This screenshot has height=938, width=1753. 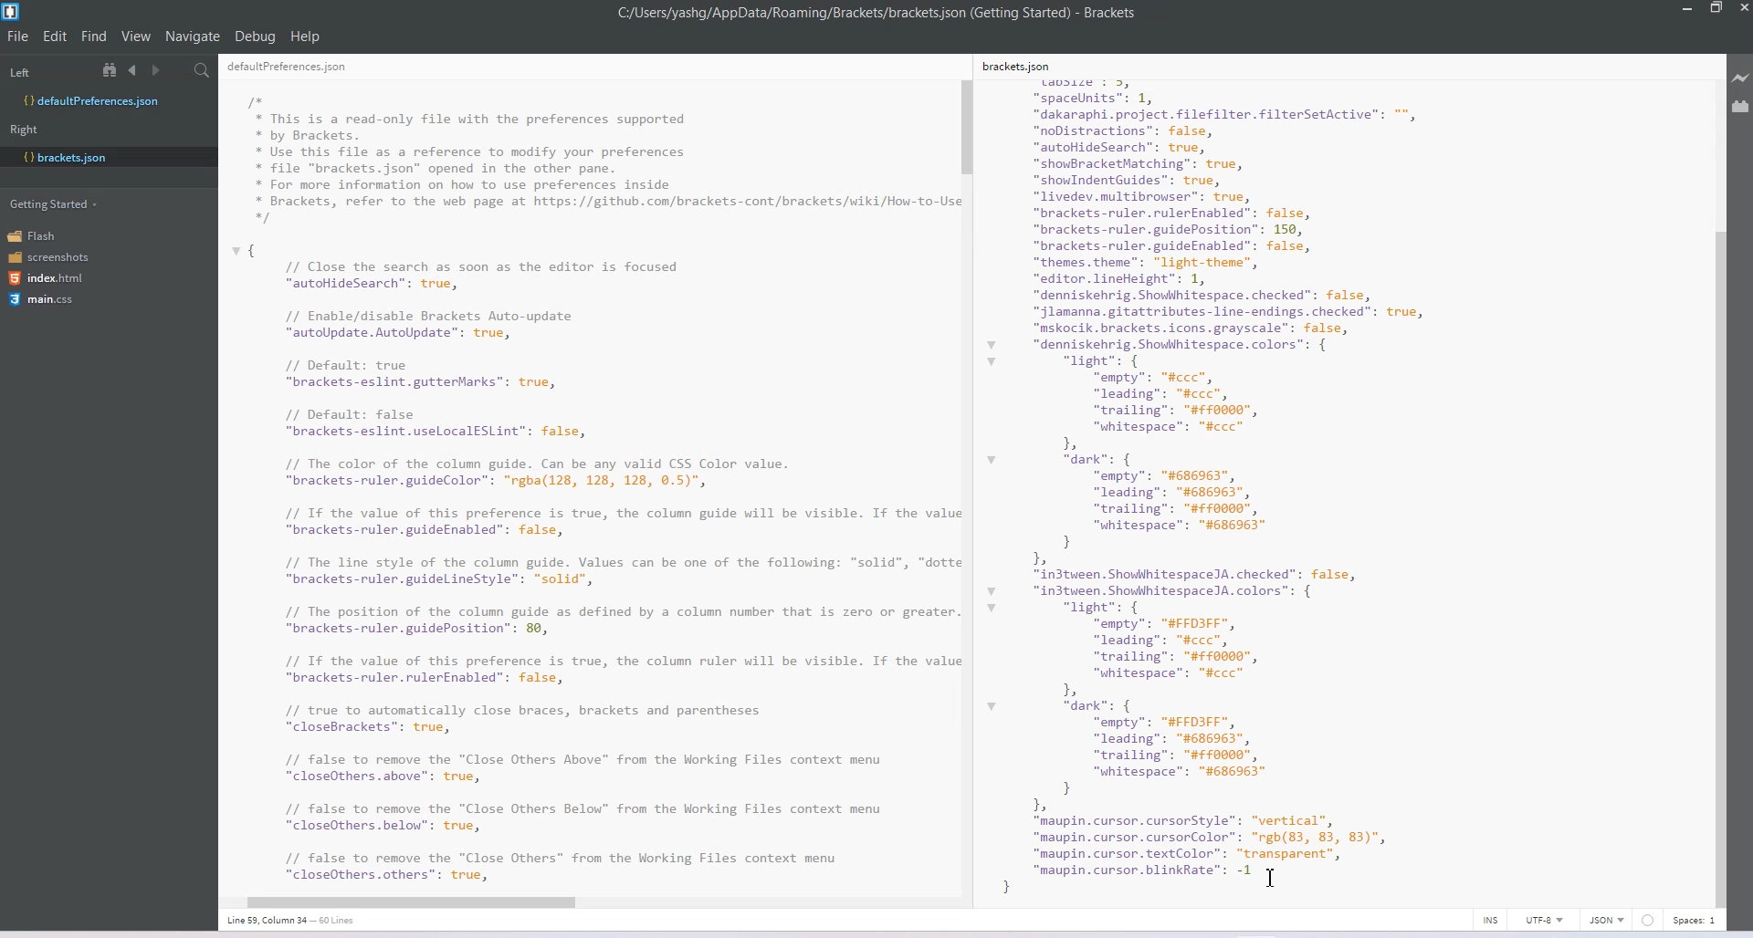 I want to click on Flash, so click(x=38, y=235).